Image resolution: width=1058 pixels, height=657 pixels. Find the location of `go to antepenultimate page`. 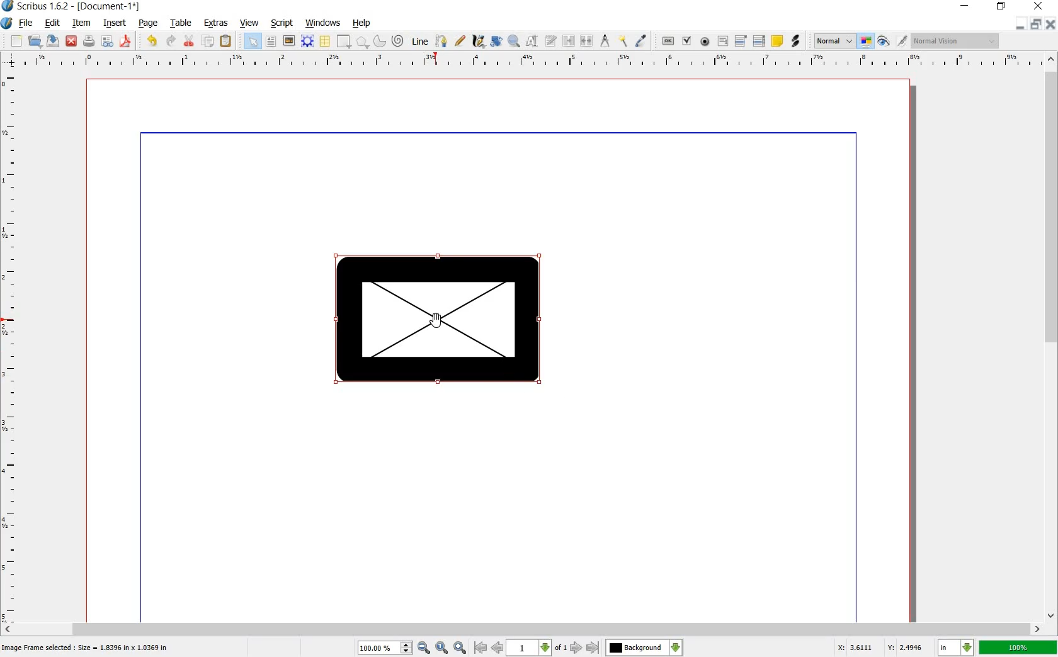

go to antepenultimate page is located at coordinates (481, 648).